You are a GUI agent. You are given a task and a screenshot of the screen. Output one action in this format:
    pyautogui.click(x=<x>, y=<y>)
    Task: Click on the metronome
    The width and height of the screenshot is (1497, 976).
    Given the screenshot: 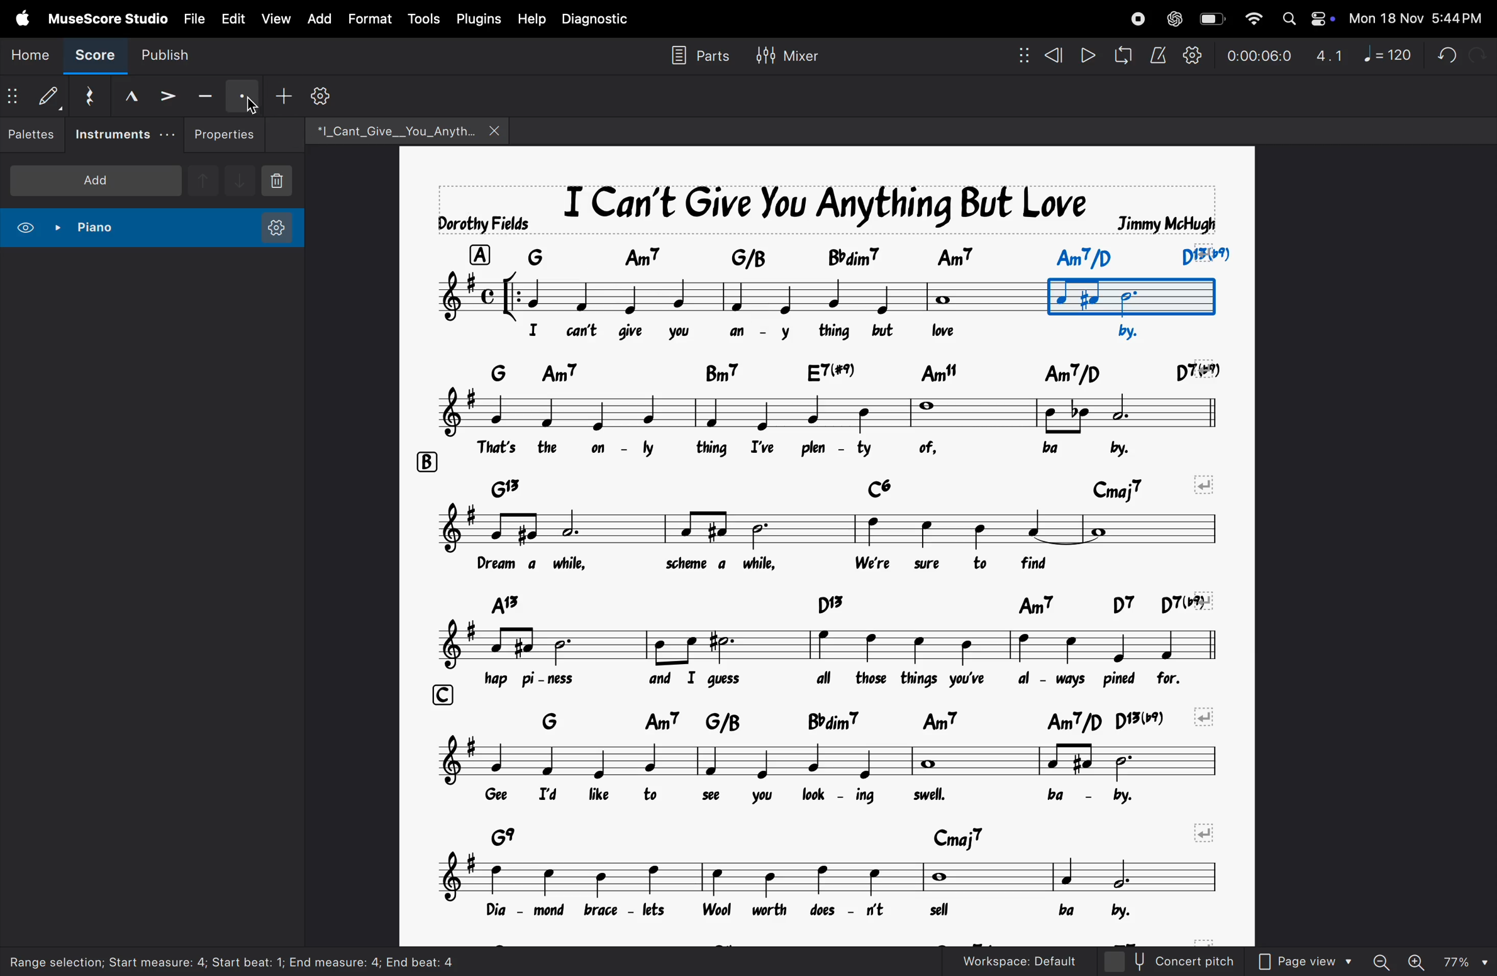 What is the action you would take?
    pyautogui.click(x=1158, y=55)
    